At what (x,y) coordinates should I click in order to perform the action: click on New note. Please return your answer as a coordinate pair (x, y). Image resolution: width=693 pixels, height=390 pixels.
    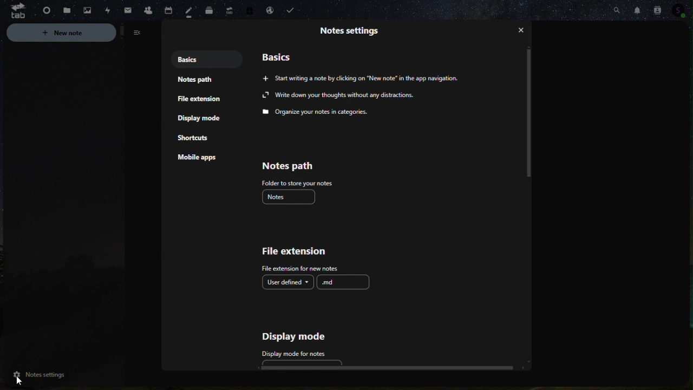
    Looking at the image, I should click on (74, 33).